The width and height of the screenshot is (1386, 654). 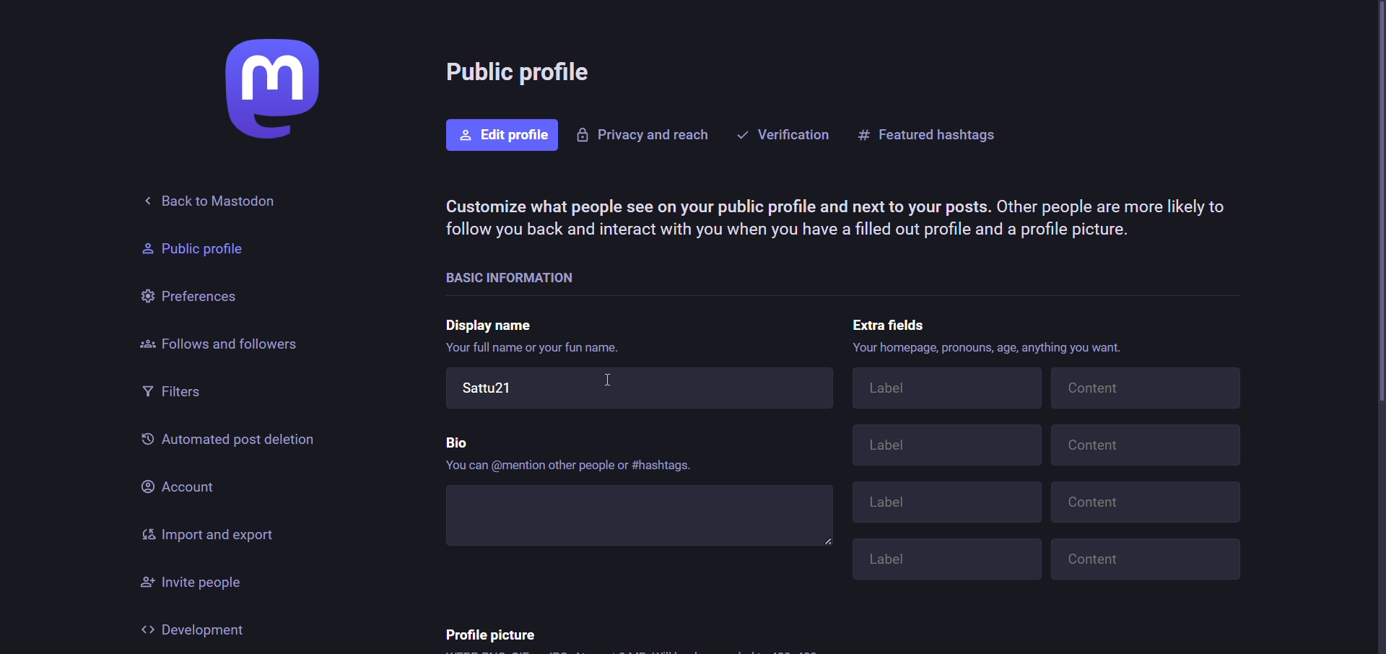 I want to click on basic information, so click(x=544, y=276).